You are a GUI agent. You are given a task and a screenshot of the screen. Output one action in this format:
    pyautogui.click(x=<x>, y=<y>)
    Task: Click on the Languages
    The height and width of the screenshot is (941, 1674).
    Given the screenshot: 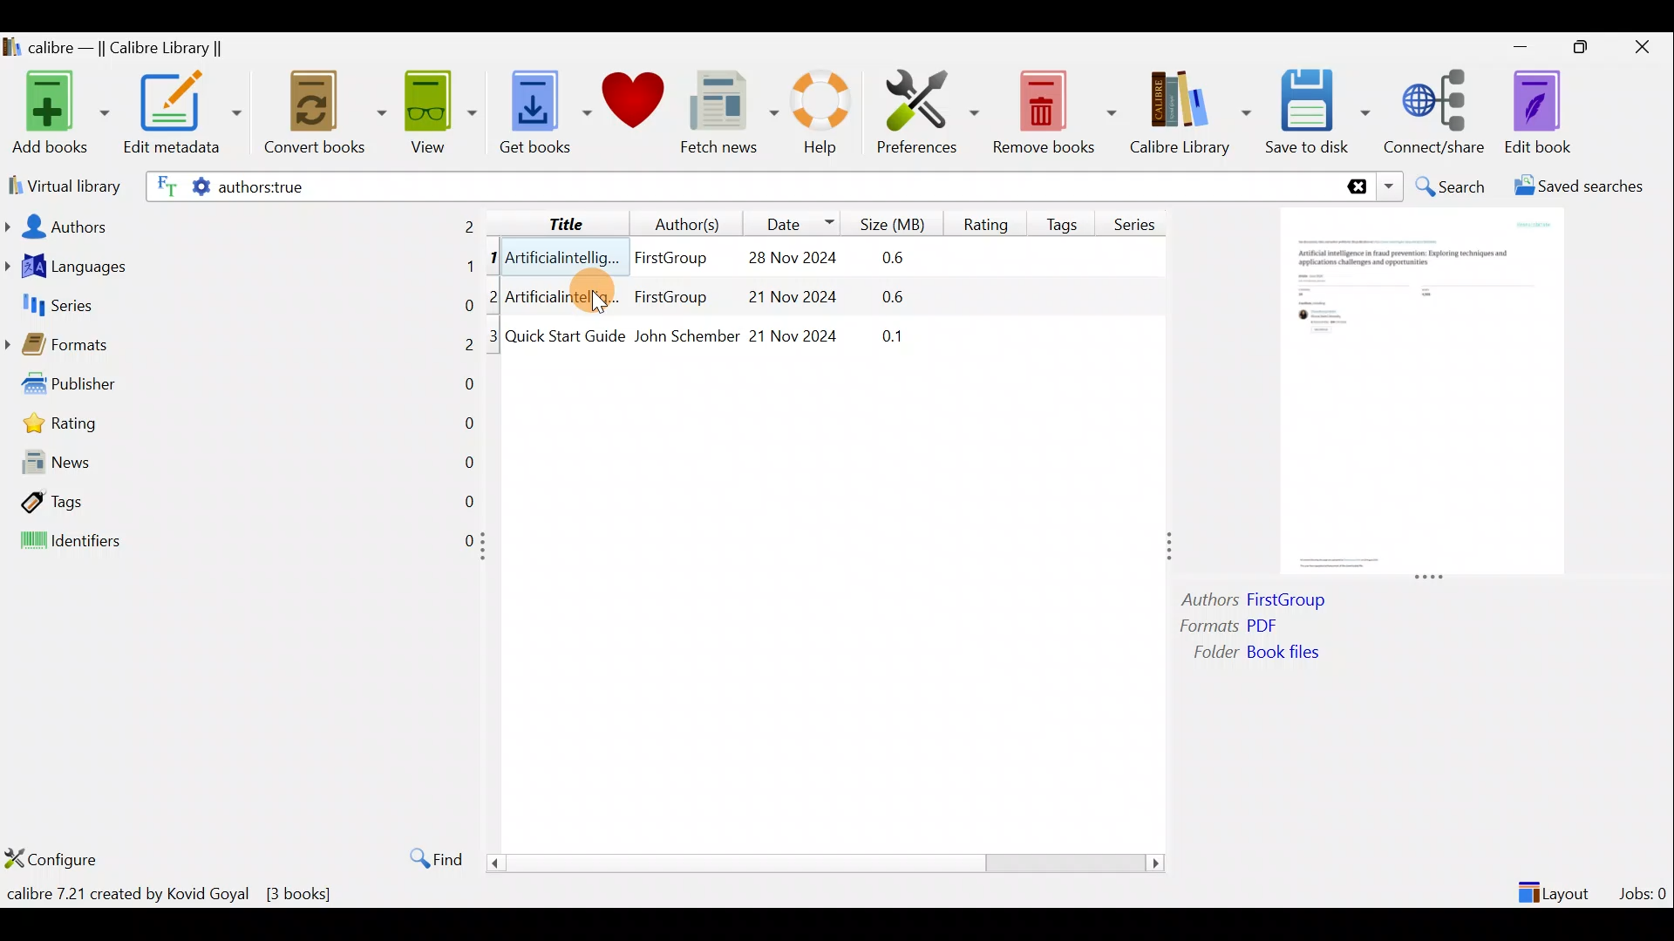 What is the action you would take?
    pyautogui.click(x=241, y=268)
    